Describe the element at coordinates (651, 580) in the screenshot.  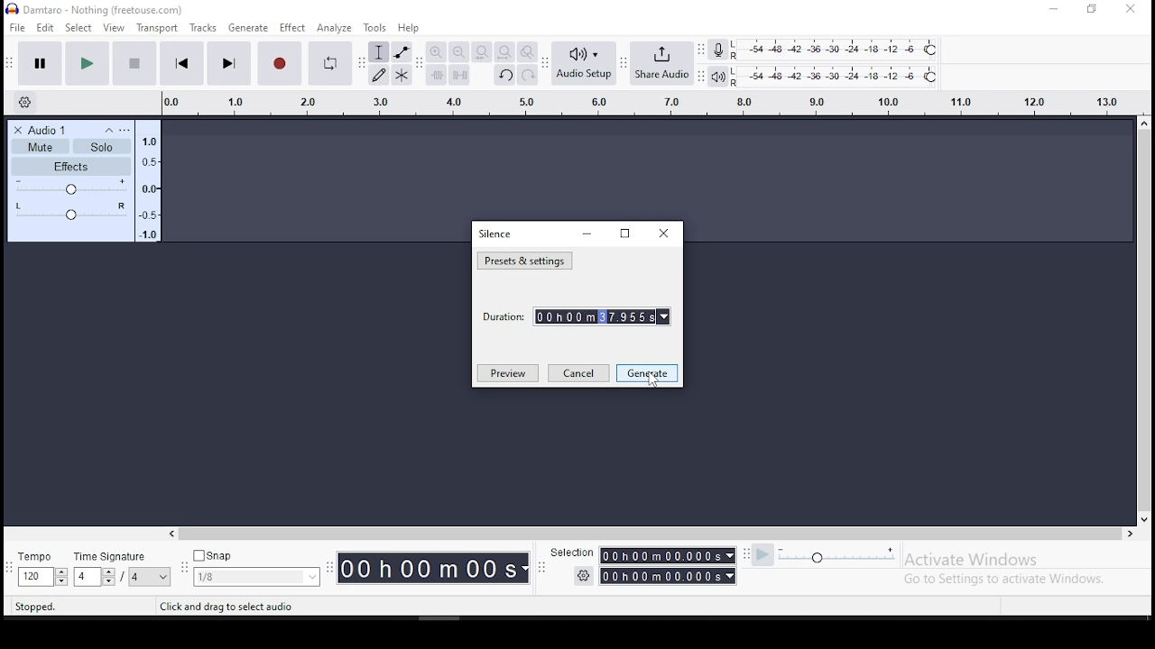
I see `Timer with settings` at that location.